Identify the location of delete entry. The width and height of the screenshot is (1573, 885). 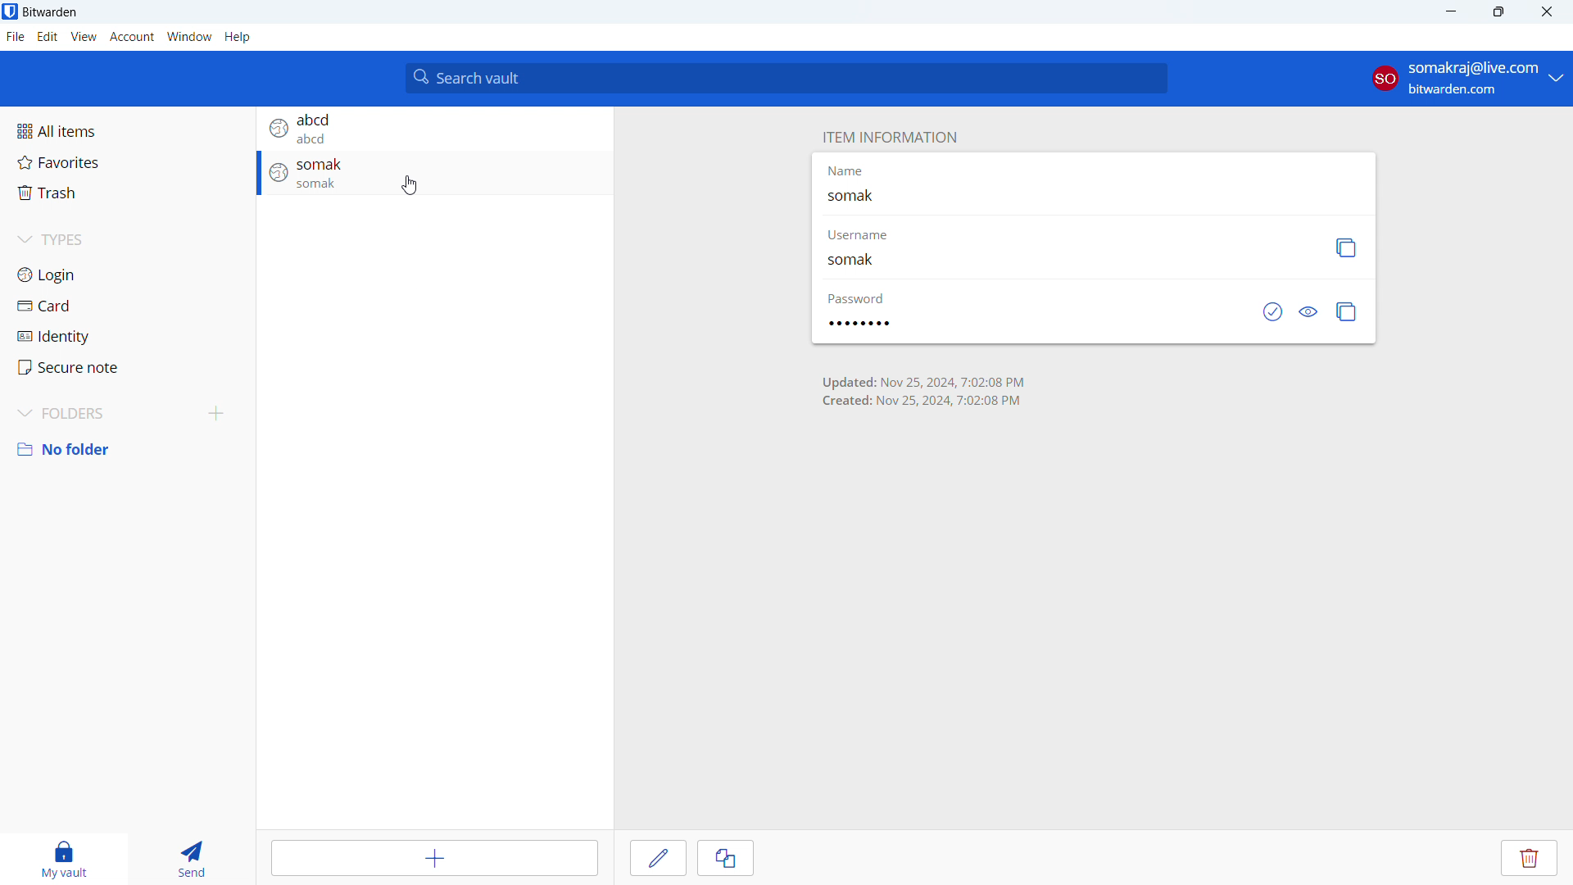
(1529, 857).